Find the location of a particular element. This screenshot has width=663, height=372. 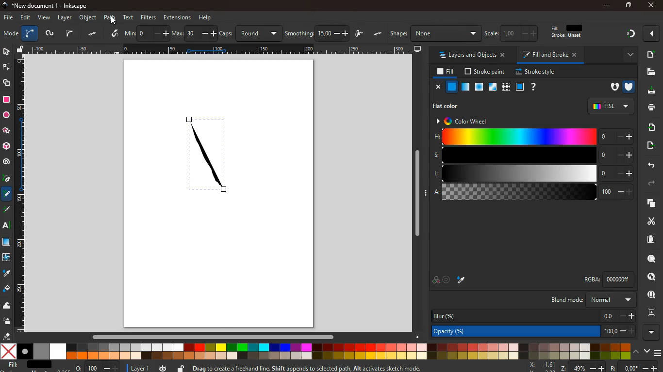

menu is located at coordinates (659, 353).